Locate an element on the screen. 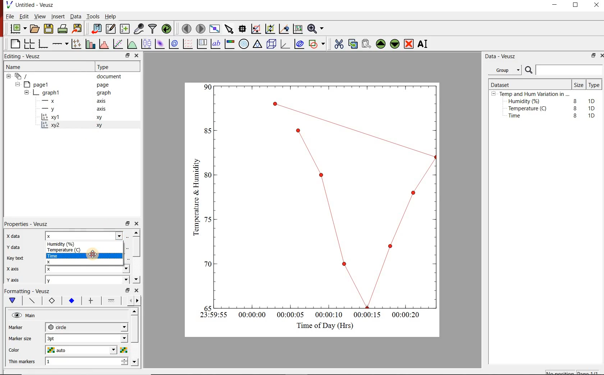 This screenshot has width=604, height=375. x data dropdown is located at coordinates (108, 236).